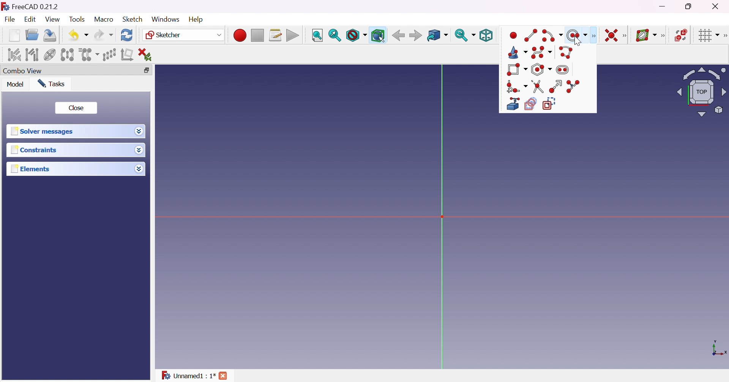 The width and height of the screenshot is (729, 382). Describe the element at coordinates (88, 54) in the screenshot. I see `Clone` at that location.